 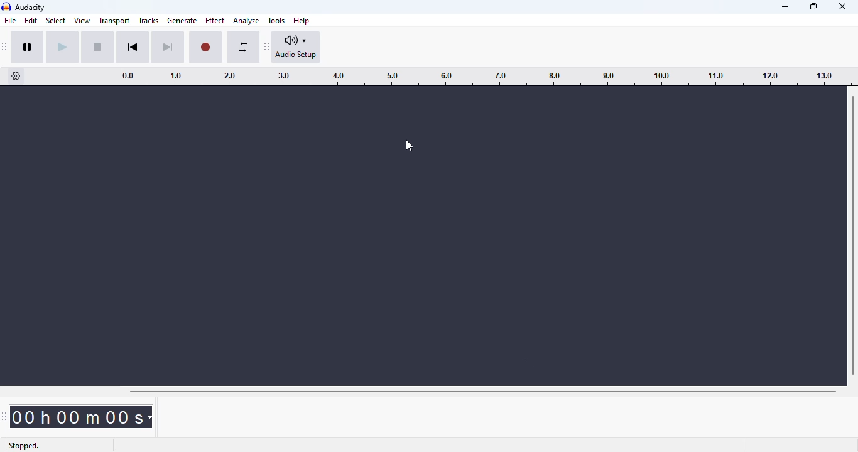 I want to click on skip to start, so click(x=133, y=47).